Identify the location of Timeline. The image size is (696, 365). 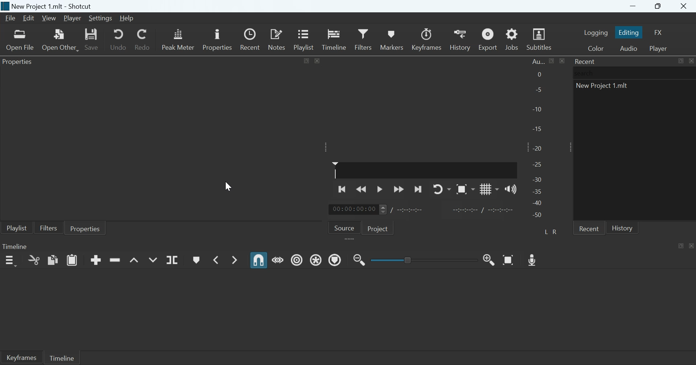
(61, 357).